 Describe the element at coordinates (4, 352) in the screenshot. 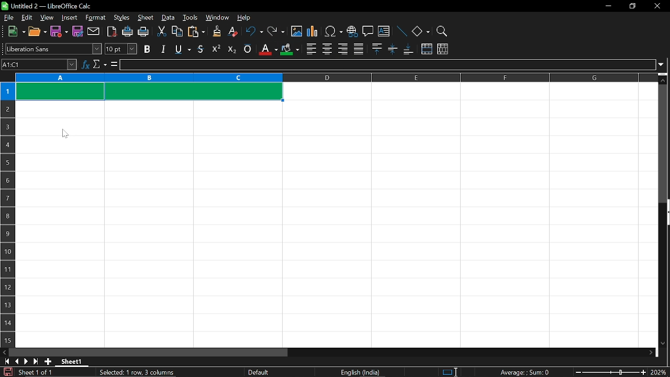

I see `move left` at that location.